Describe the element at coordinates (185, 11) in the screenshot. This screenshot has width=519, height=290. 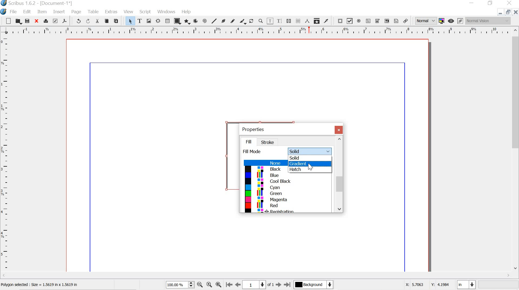
I see `help` at that location.